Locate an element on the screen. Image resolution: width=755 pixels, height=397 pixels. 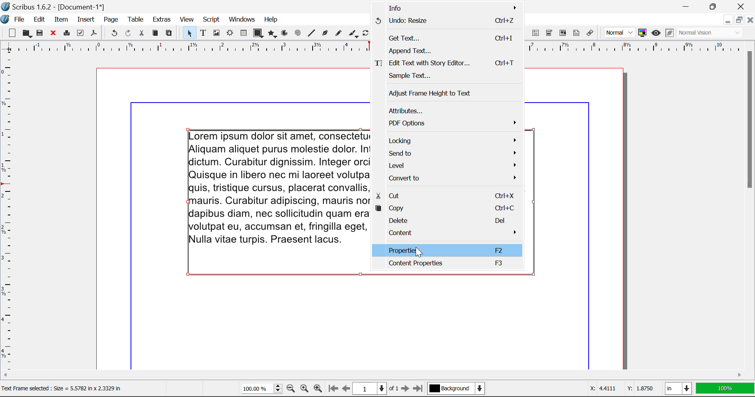
Cut is located at coordinates (448, 194).